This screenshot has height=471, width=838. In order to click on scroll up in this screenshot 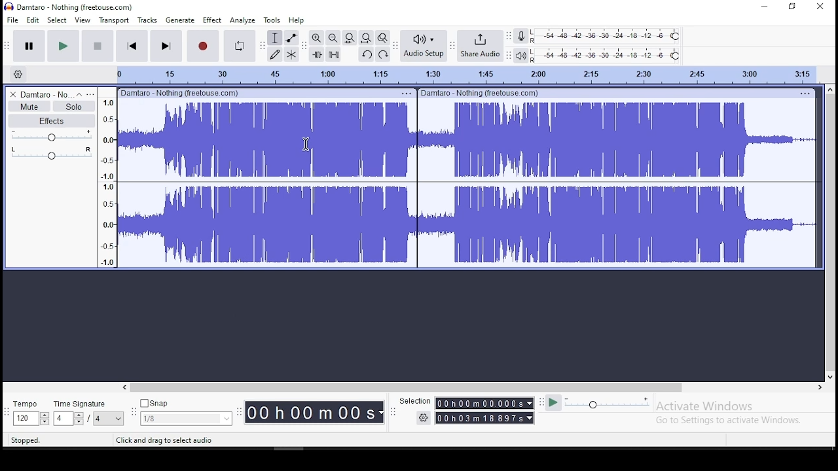, I will do `click(831, 88)`.